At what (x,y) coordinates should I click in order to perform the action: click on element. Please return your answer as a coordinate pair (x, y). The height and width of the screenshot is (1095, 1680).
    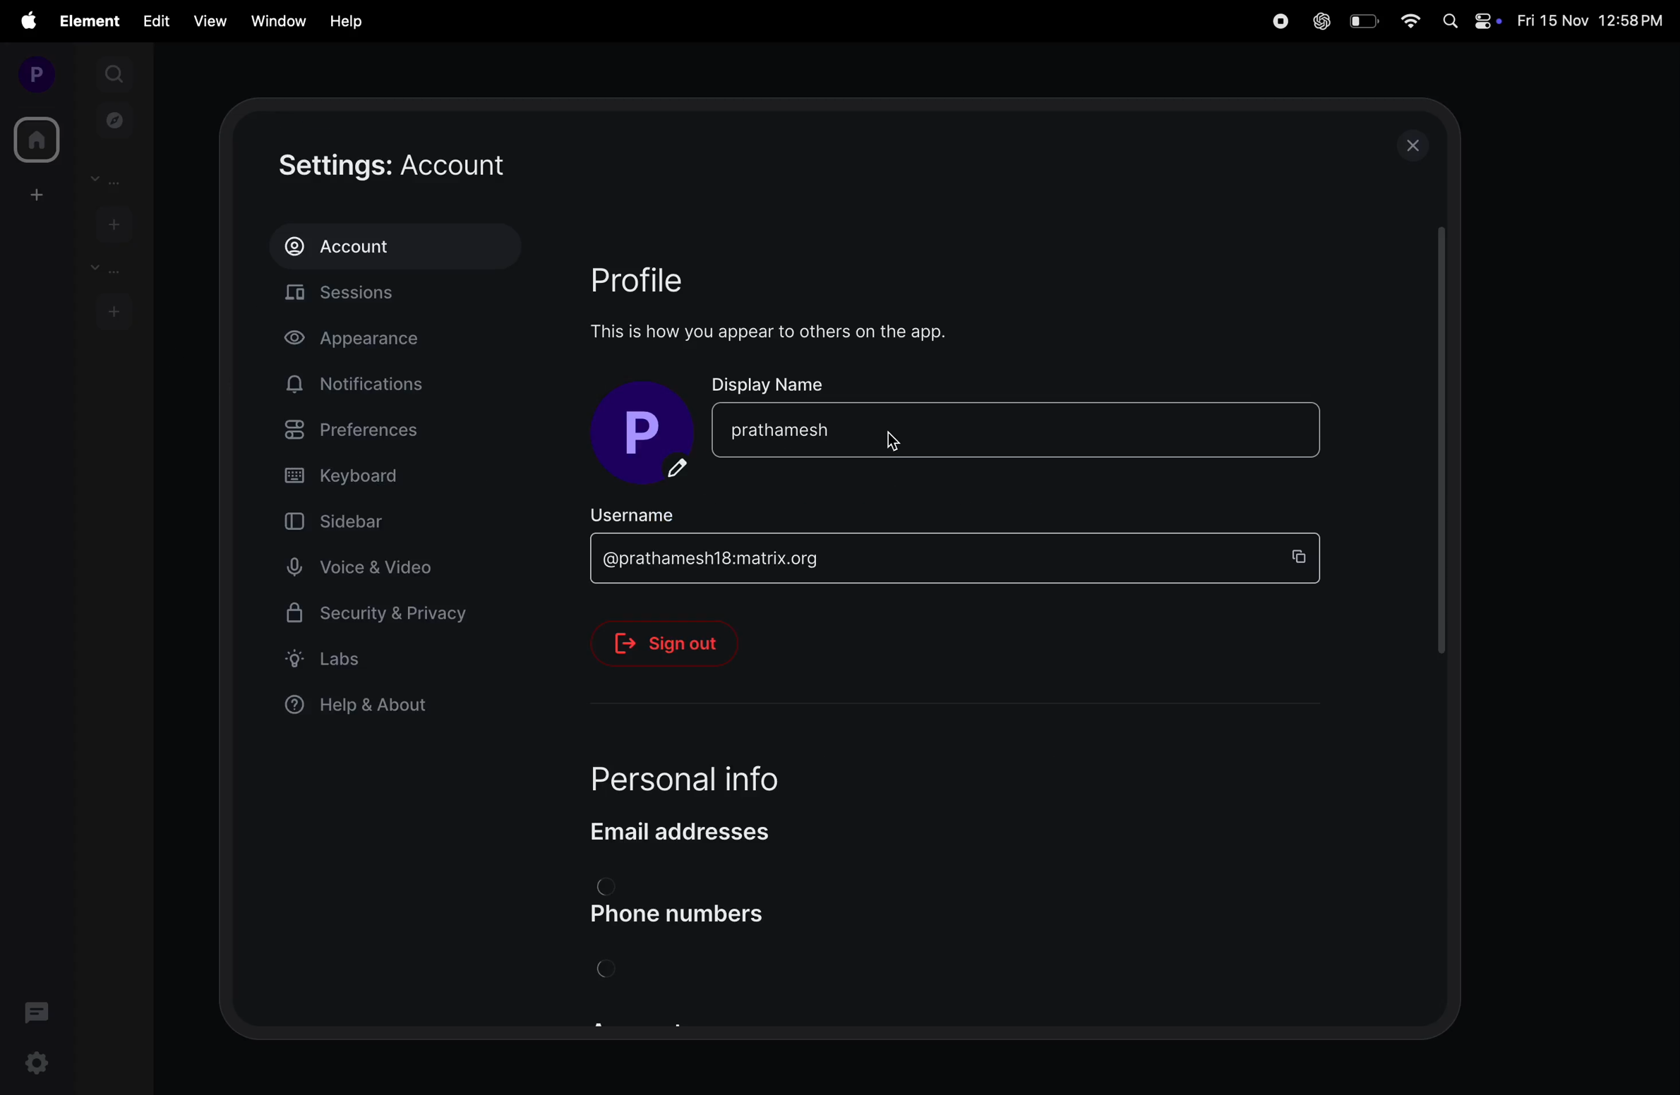
    Looking at the image, I should click on (92, 21).